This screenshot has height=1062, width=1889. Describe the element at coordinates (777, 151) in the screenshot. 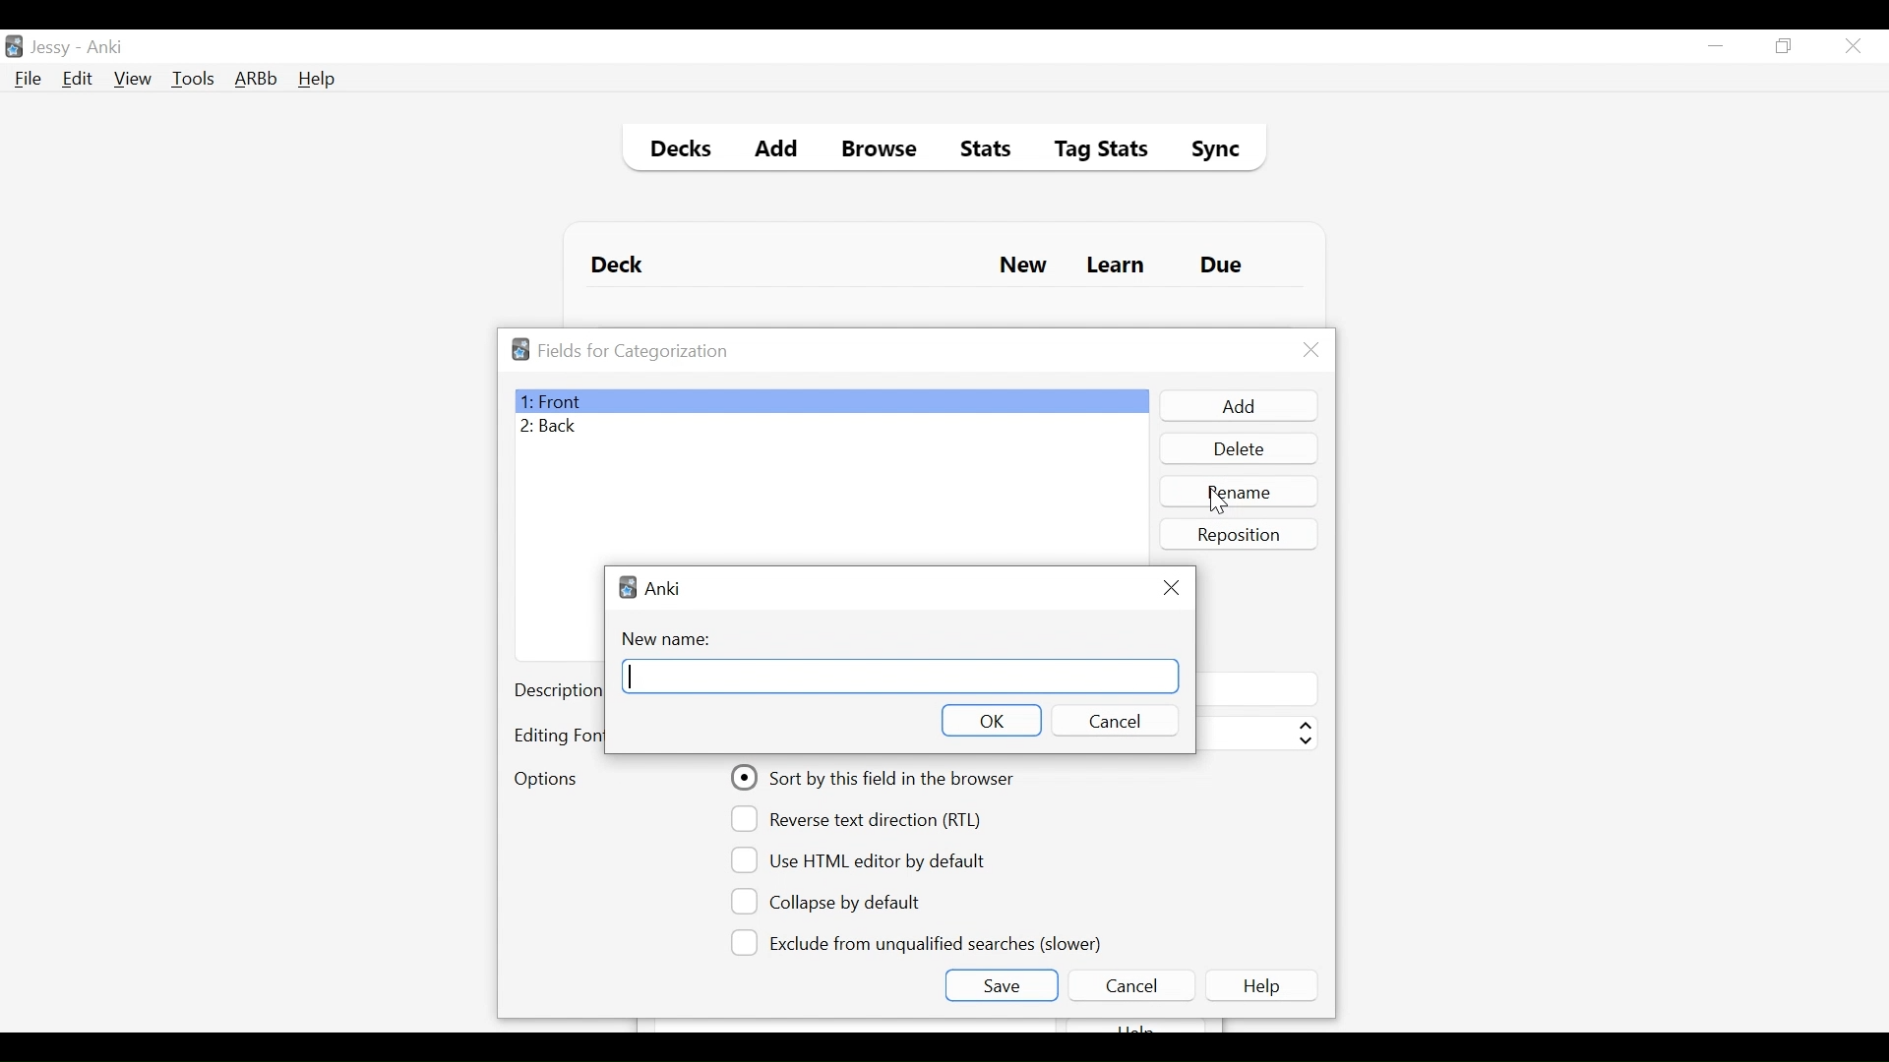

I see `Add` at that location.